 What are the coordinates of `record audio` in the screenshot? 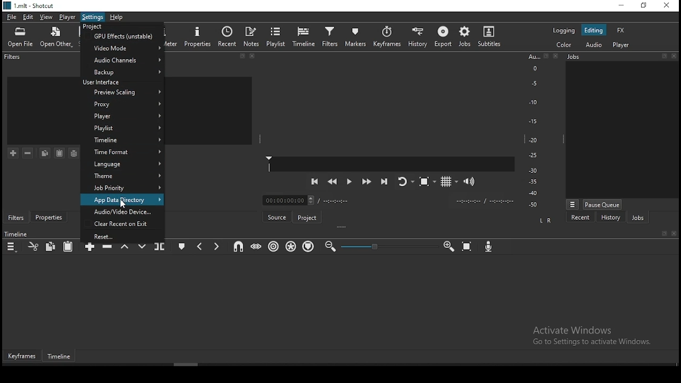 It's located at (489, 247).